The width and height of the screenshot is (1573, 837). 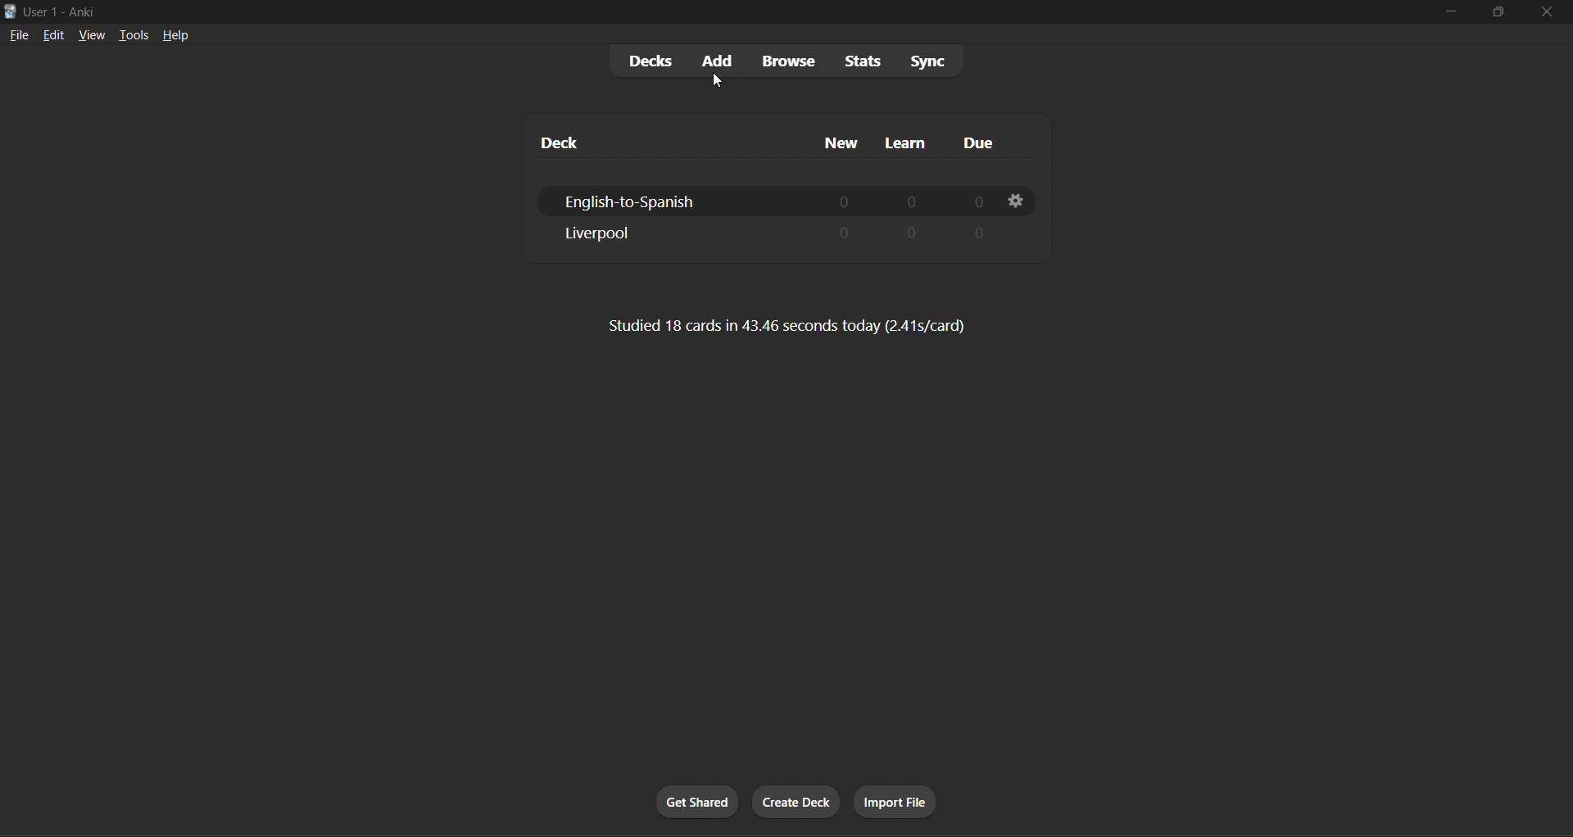 I want to click on create deck, so click(x=793, y=799).